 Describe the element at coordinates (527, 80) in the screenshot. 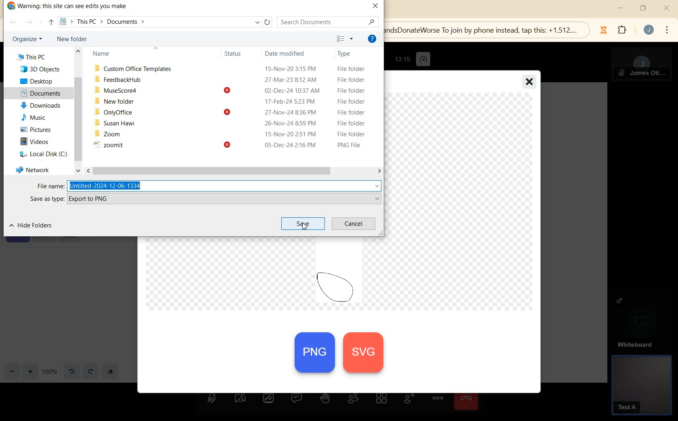

I see `close` at that location.